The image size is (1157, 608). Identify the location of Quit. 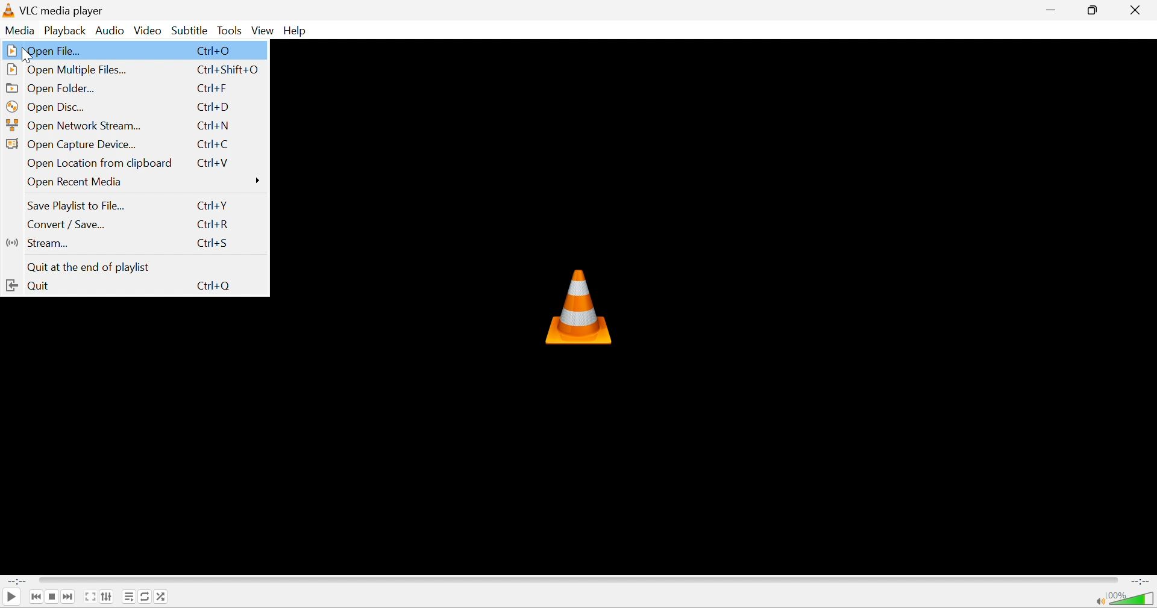
(28, 285).